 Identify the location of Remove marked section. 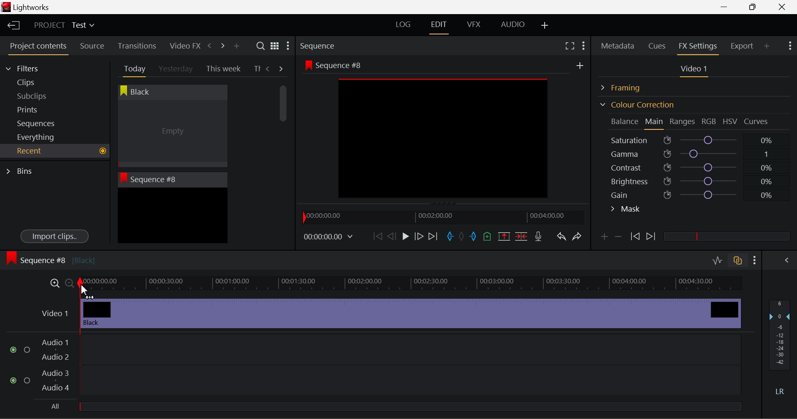
(504, 236).